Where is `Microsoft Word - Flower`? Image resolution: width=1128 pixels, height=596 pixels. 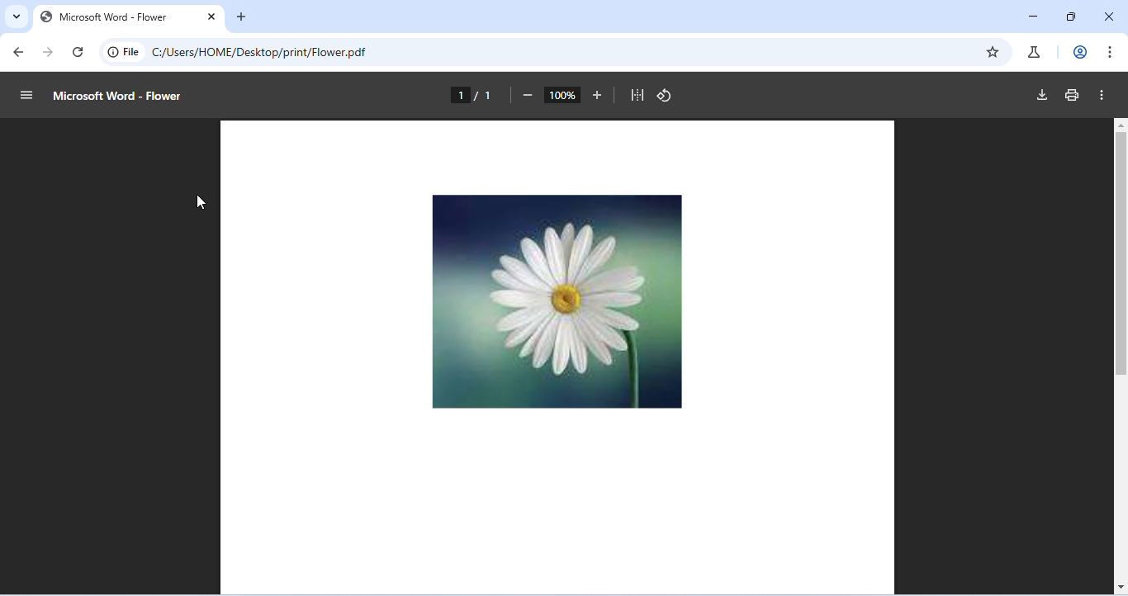 Microsoft Word - Flower is located at coordinates (120, 98).